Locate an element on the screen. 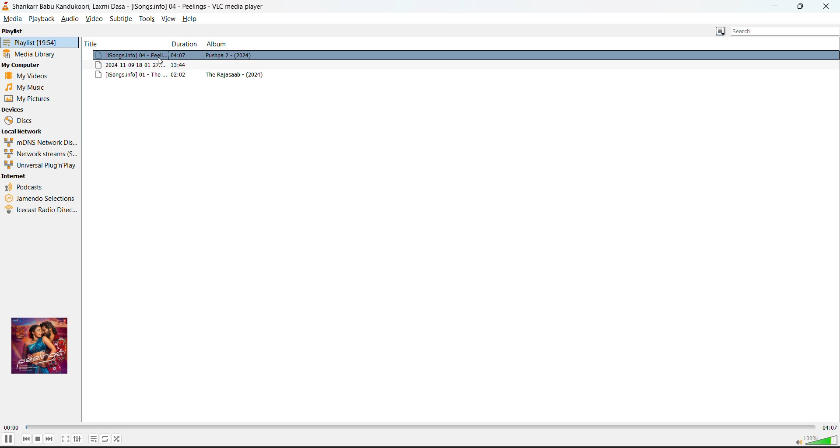 This screenshot has width=840, height=448. toggle playlist is located at coordinates (94, 439).